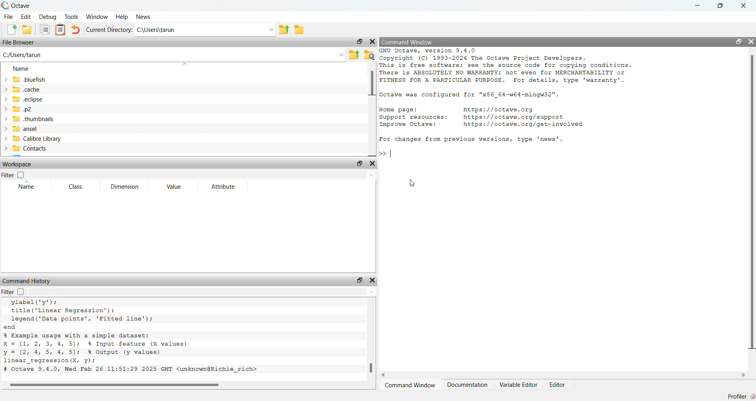  I want to click on code to add title, so click(85, 311).